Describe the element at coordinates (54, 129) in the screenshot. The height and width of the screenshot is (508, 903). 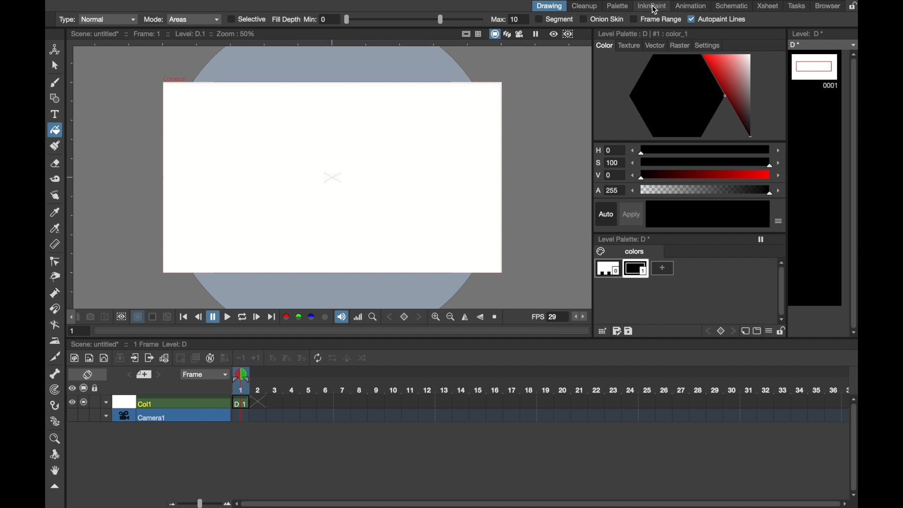
I see `fill tool` at that location.